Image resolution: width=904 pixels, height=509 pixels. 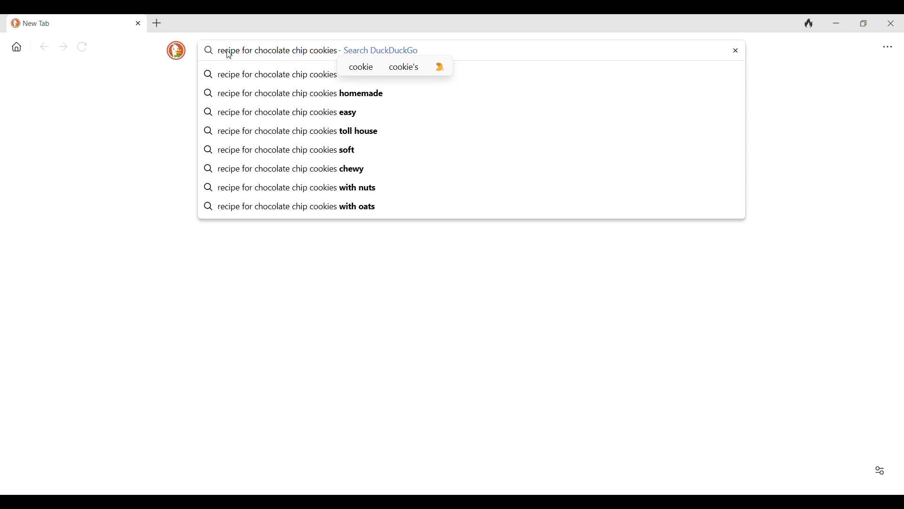 I want to click on Close tab, so click(x=139, y=23).